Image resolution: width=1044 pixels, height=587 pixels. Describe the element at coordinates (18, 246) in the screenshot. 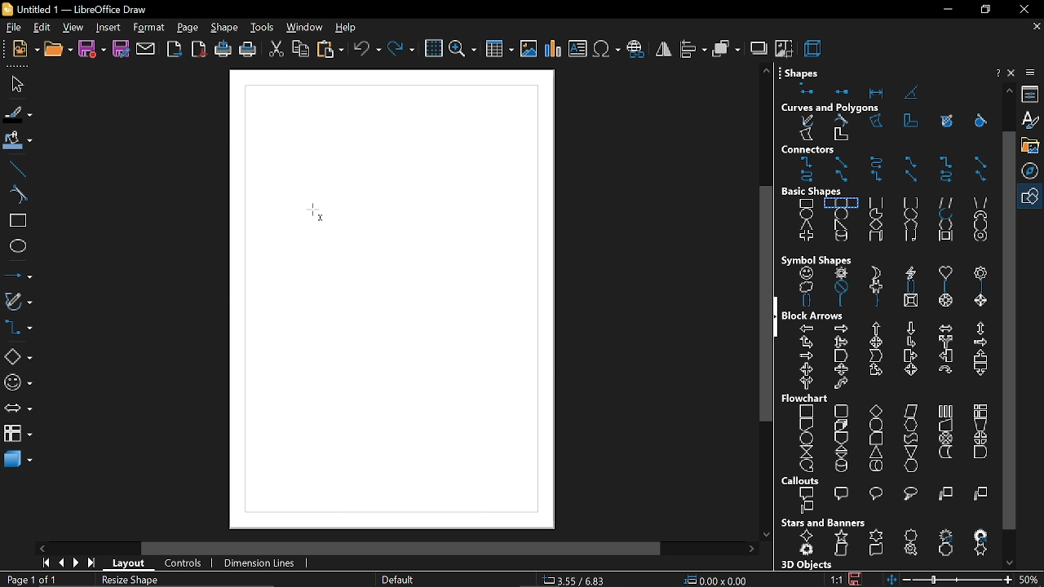

I see `ellipse` at that location.